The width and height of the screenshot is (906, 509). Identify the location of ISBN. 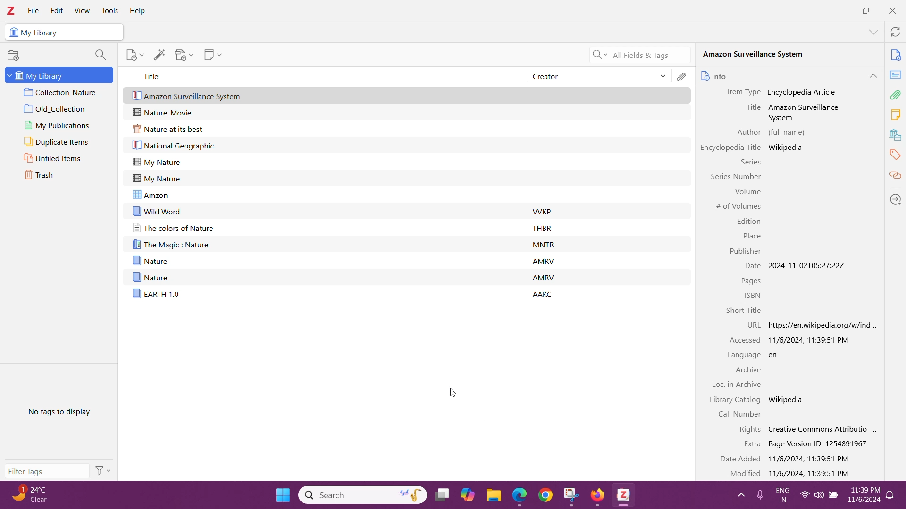
(748, 296).